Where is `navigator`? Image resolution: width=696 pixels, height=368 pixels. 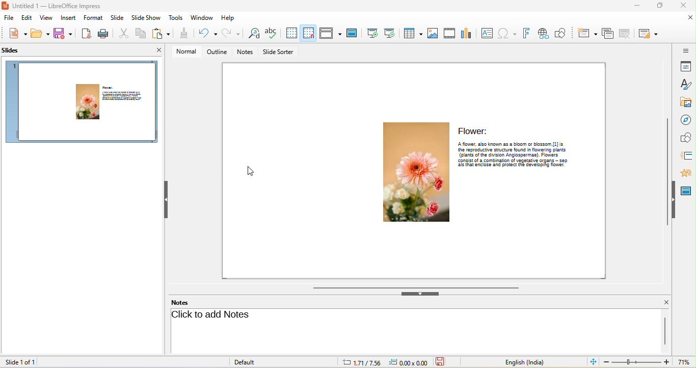 navigator is located at coordinates (687, 118).